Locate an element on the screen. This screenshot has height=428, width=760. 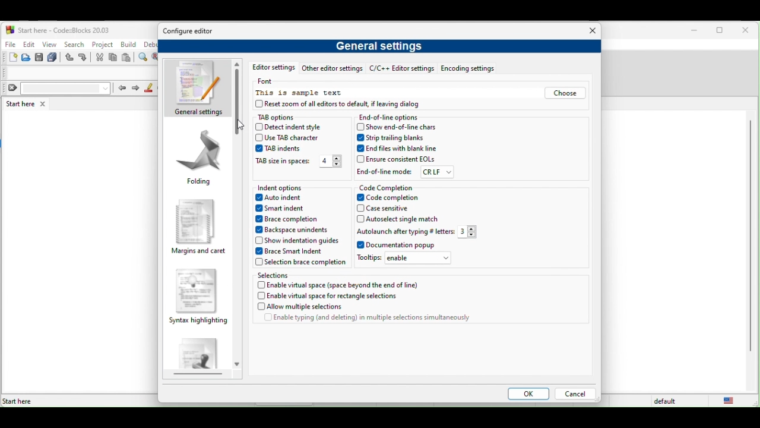
cancel is located at coordinates (575, 395).